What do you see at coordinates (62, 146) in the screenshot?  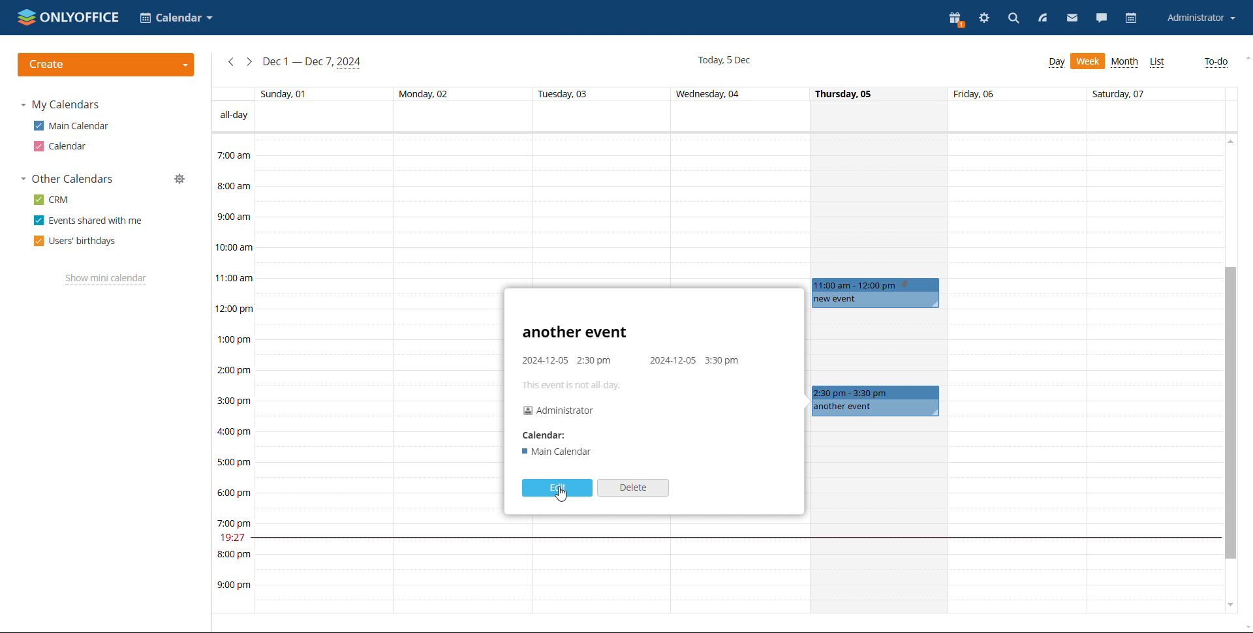 I see `calendar` at bounding box center [62, 146].